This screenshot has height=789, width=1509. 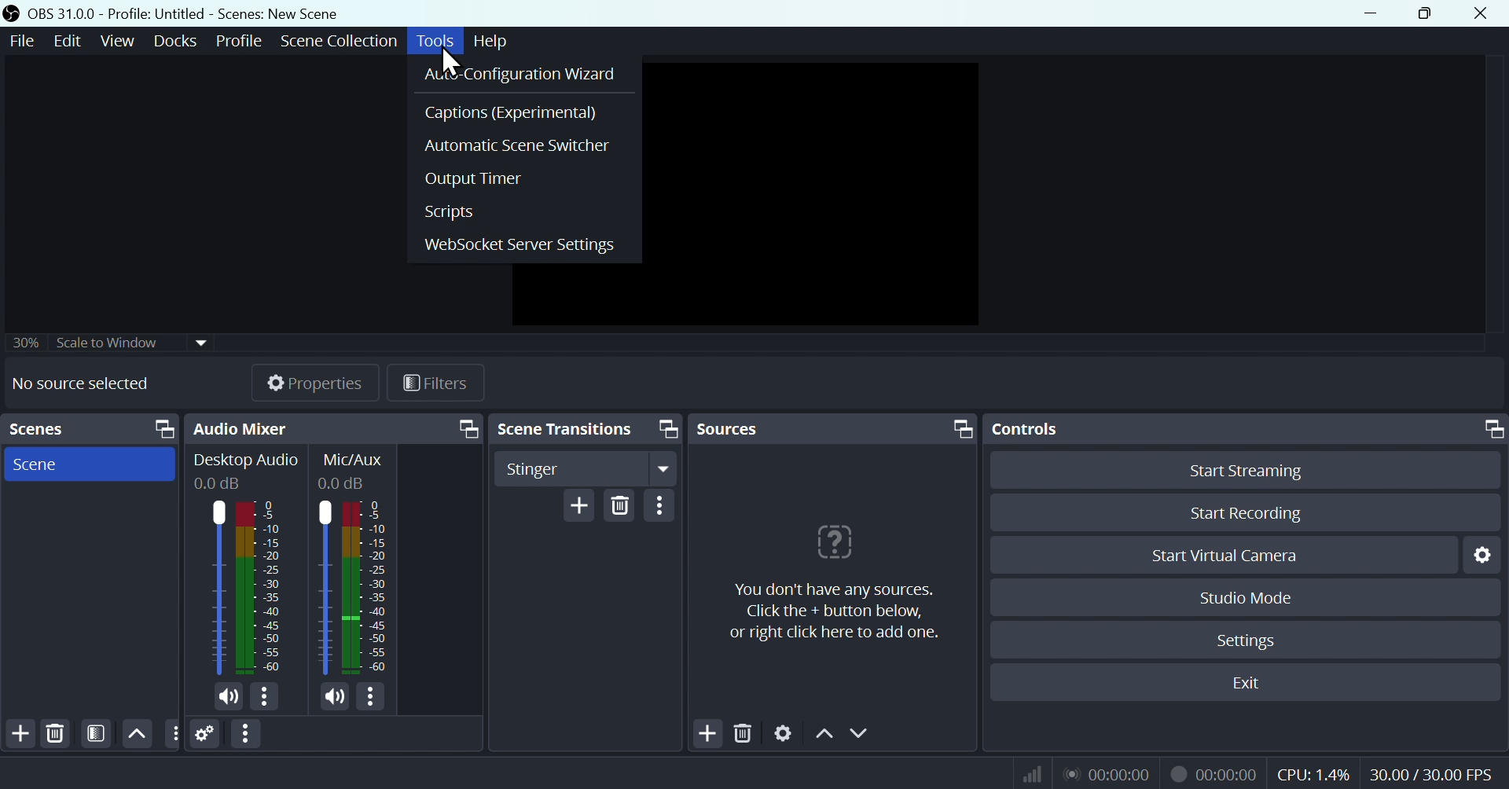 What do you see at coordinates (1213, 772) in the screenshot?
I see `Video recorder` at bounding box center [1213, 772].